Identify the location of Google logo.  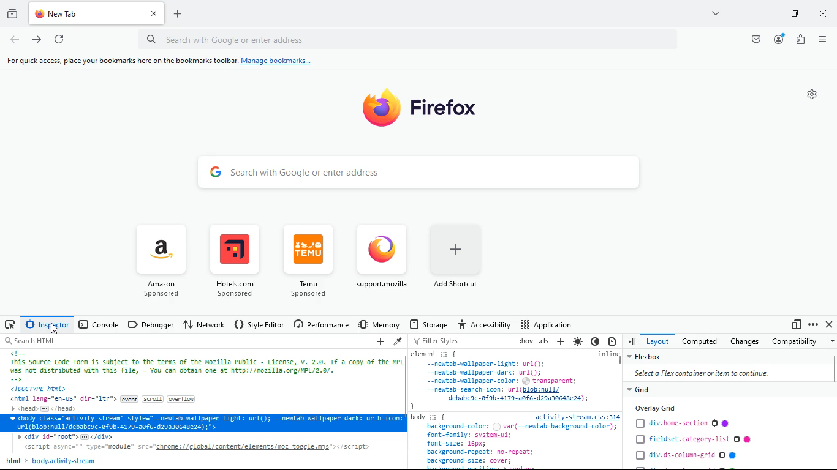
(215, 171).